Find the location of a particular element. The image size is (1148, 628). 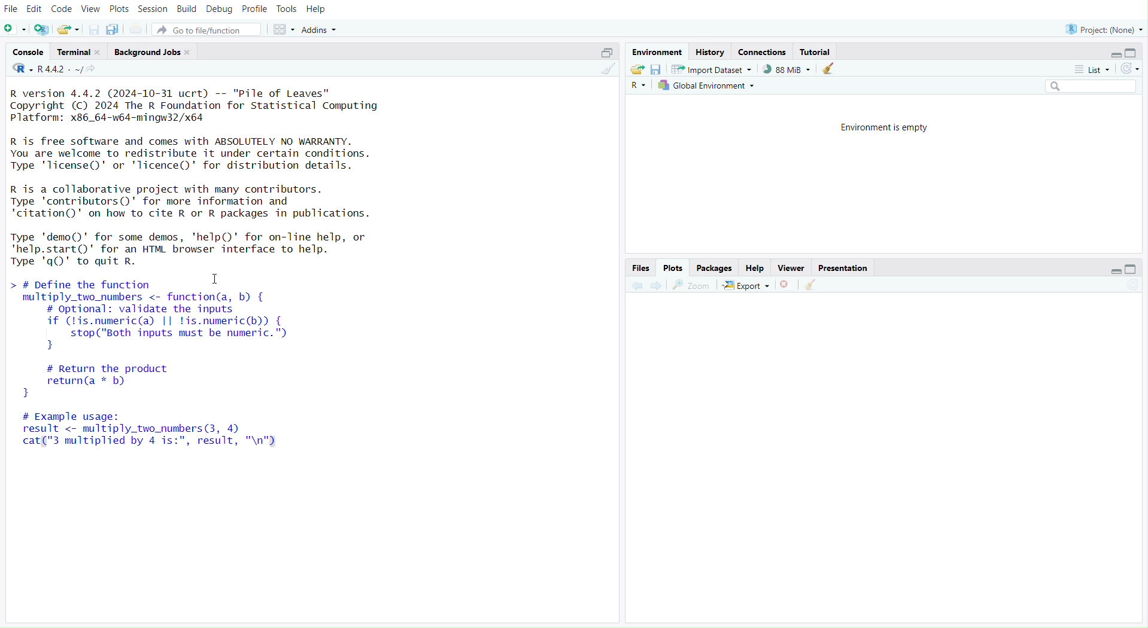

Maximize is located at coordinates (1133, 53).